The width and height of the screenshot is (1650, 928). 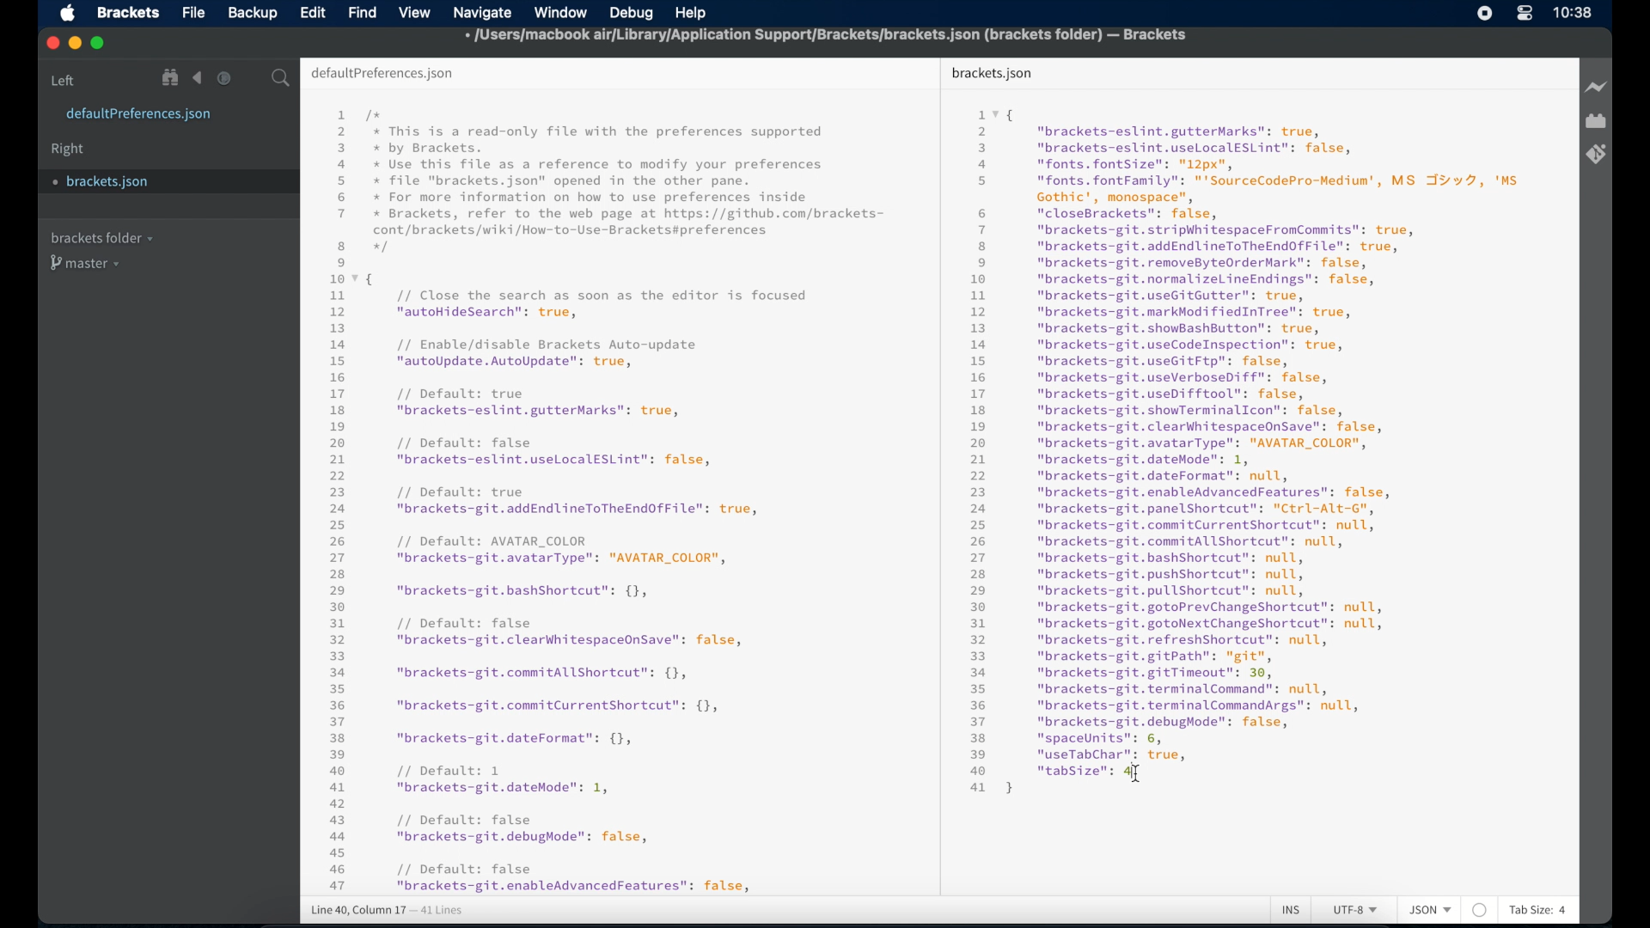 I want to click on json syntax, so click(x=1244, y=449).